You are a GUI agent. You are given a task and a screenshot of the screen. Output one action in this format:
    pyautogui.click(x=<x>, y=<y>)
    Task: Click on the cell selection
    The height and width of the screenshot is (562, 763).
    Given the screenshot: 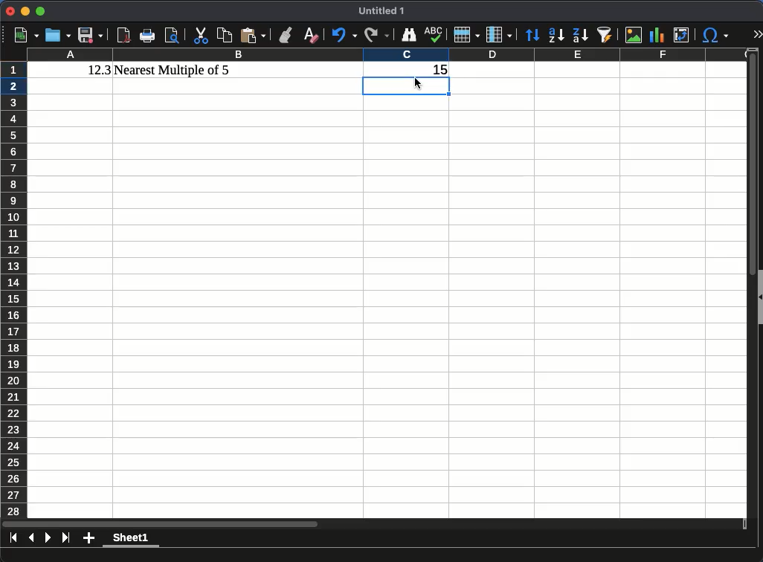 What is the action you would take?
    pyautogui.click(x=408, y=87)
    